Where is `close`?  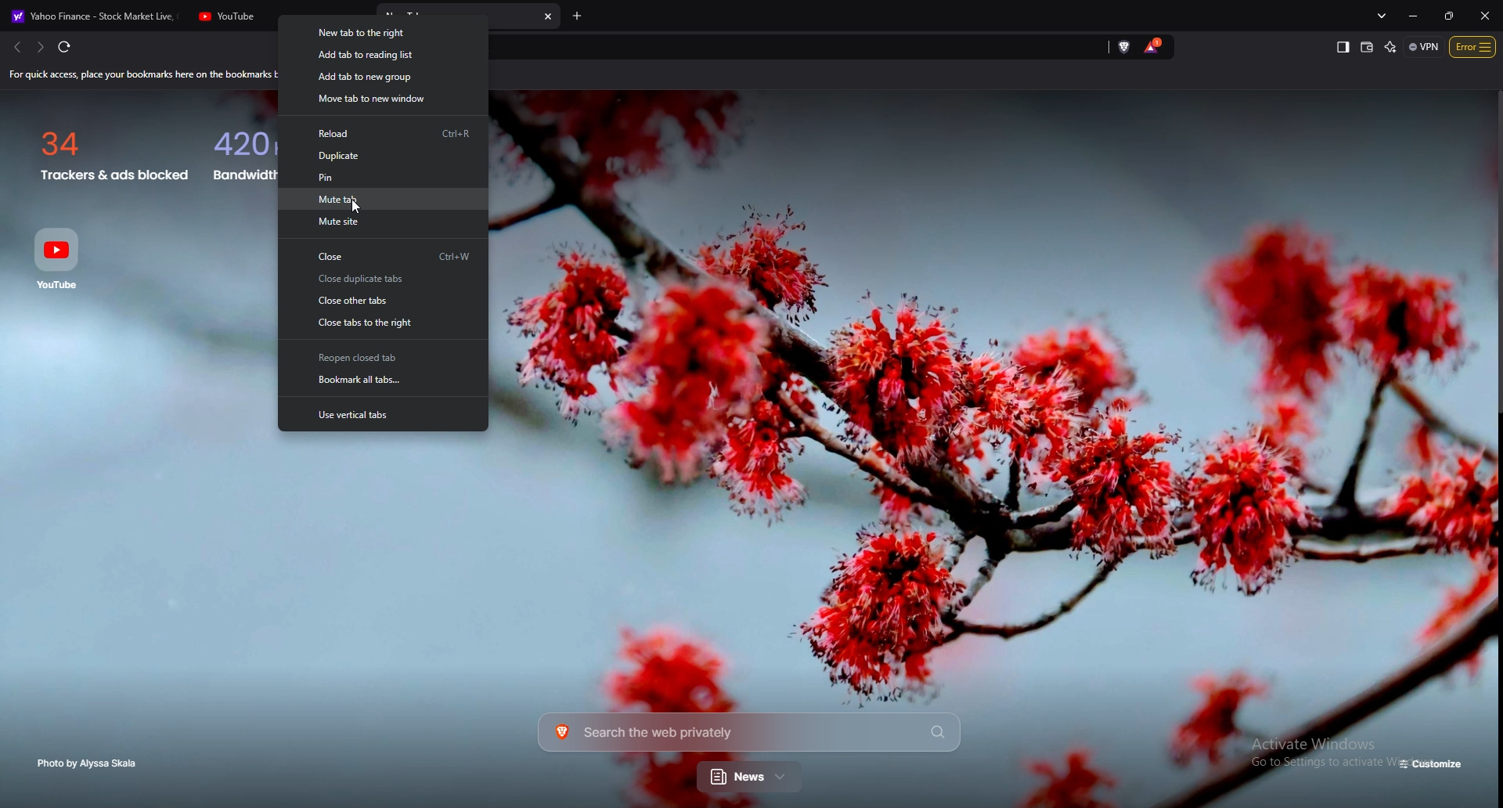 close is located at coordinates (1485, 15).